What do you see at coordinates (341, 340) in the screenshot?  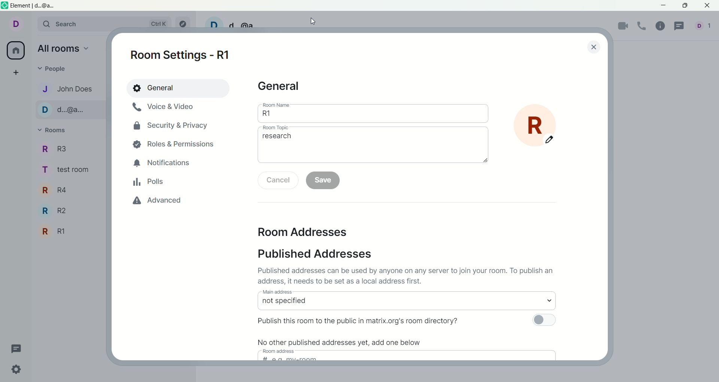 I see `no other published addresses yet,add one below` at bounding box center [341, 340].